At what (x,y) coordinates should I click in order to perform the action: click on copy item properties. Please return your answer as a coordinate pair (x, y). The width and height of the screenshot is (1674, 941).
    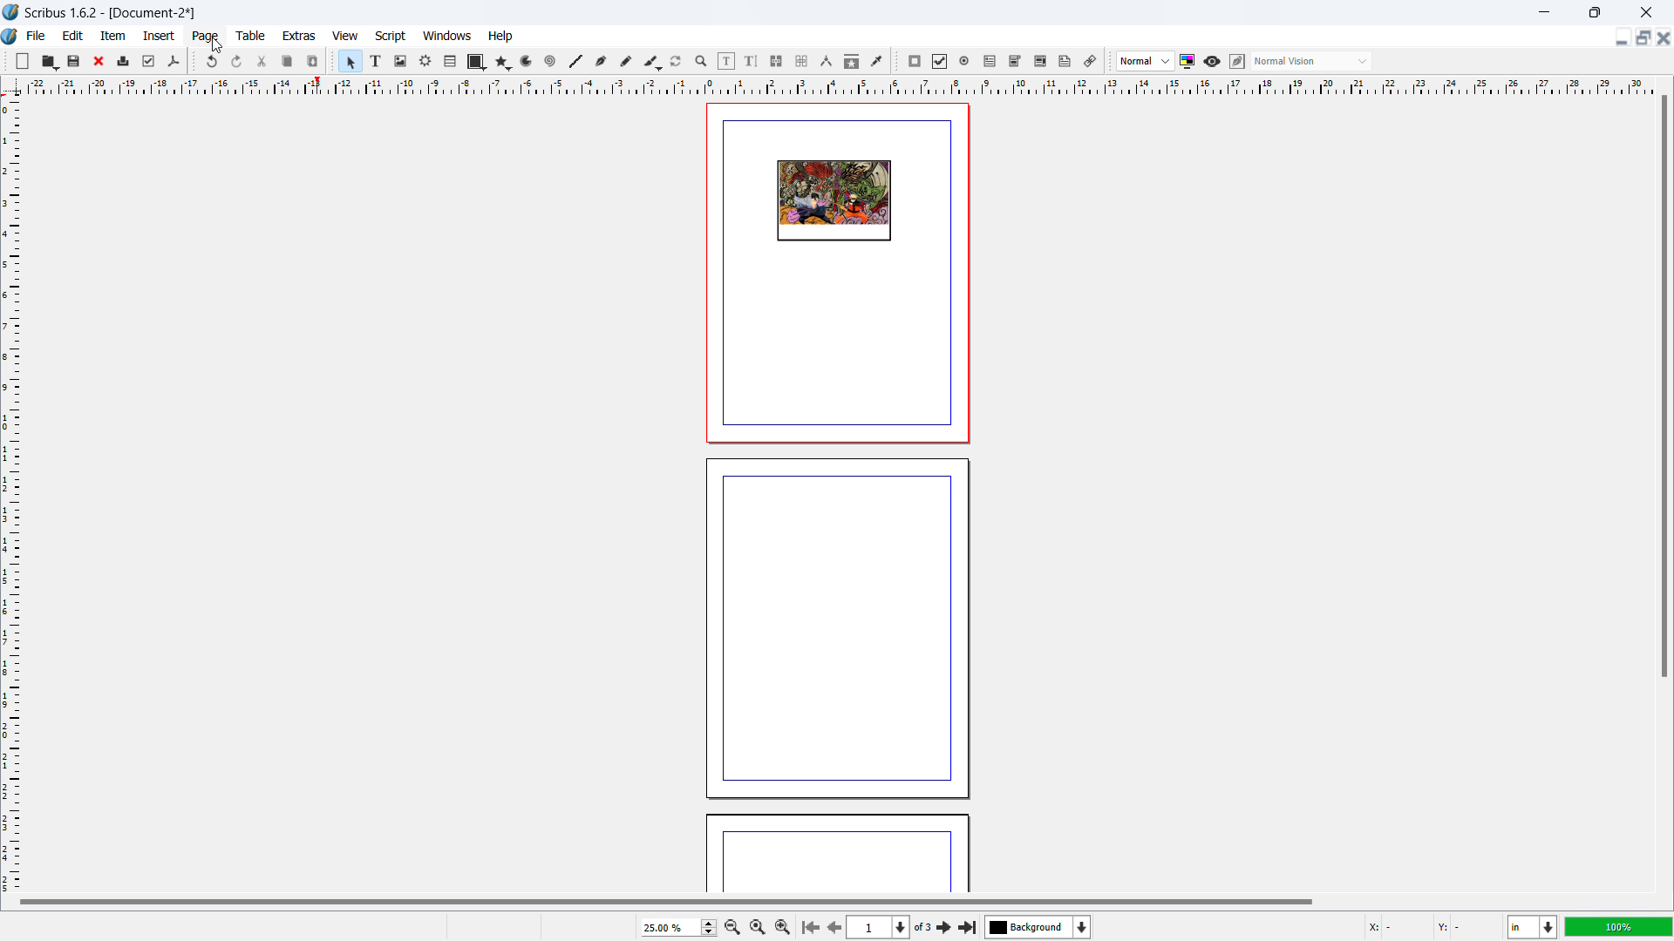
    Looking at the image, I should click on (852, 61).